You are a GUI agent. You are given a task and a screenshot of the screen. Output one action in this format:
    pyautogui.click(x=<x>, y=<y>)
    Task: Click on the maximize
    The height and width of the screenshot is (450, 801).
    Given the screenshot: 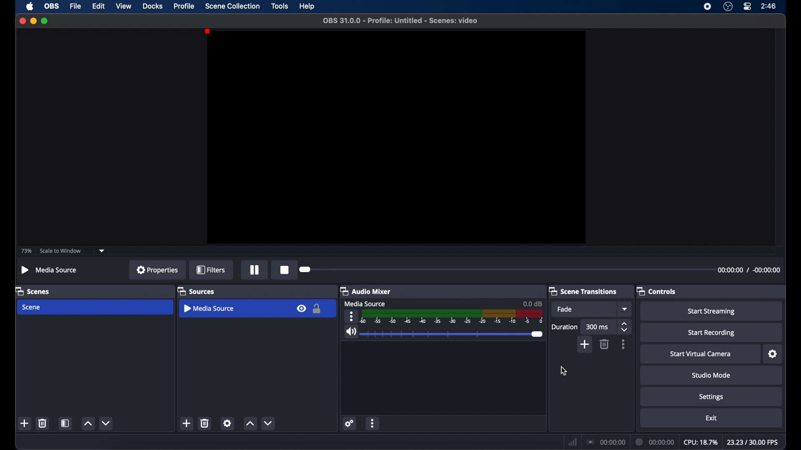 What is the action you would take?
    pyautogui.click(x=45, y=21)
    